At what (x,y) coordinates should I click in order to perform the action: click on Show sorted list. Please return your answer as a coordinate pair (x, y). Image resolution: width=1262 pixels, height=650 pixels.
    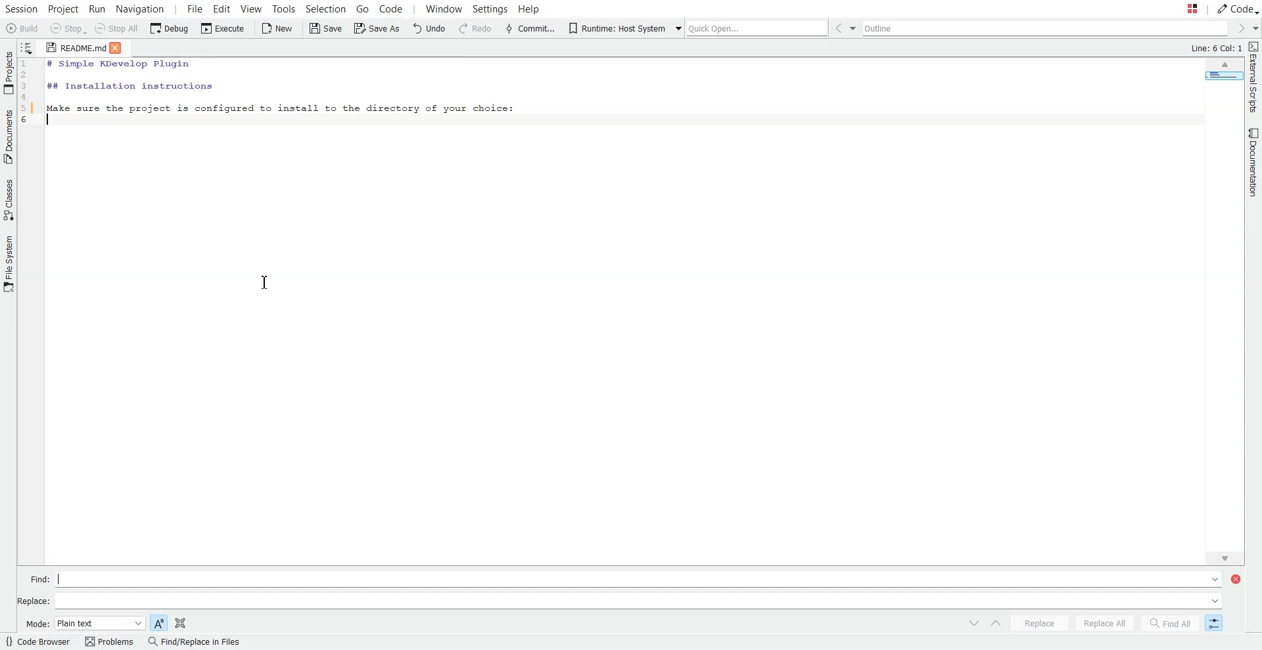
    Looking at the image, I should click on (28, 47).